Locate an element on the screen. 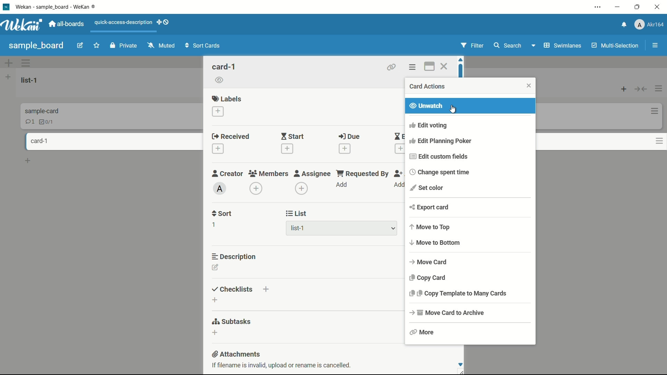 The image size is (667, 375). creator is located at coordinates (228, 174).